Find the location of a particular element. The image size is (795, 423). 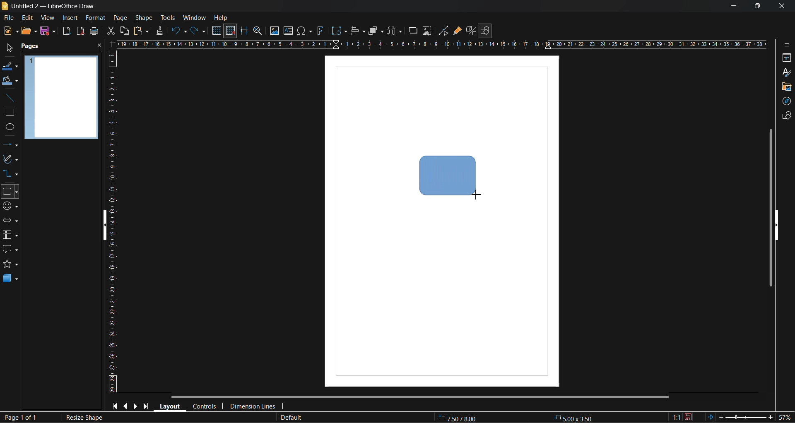

display grid is located at coordinates (218, 31).